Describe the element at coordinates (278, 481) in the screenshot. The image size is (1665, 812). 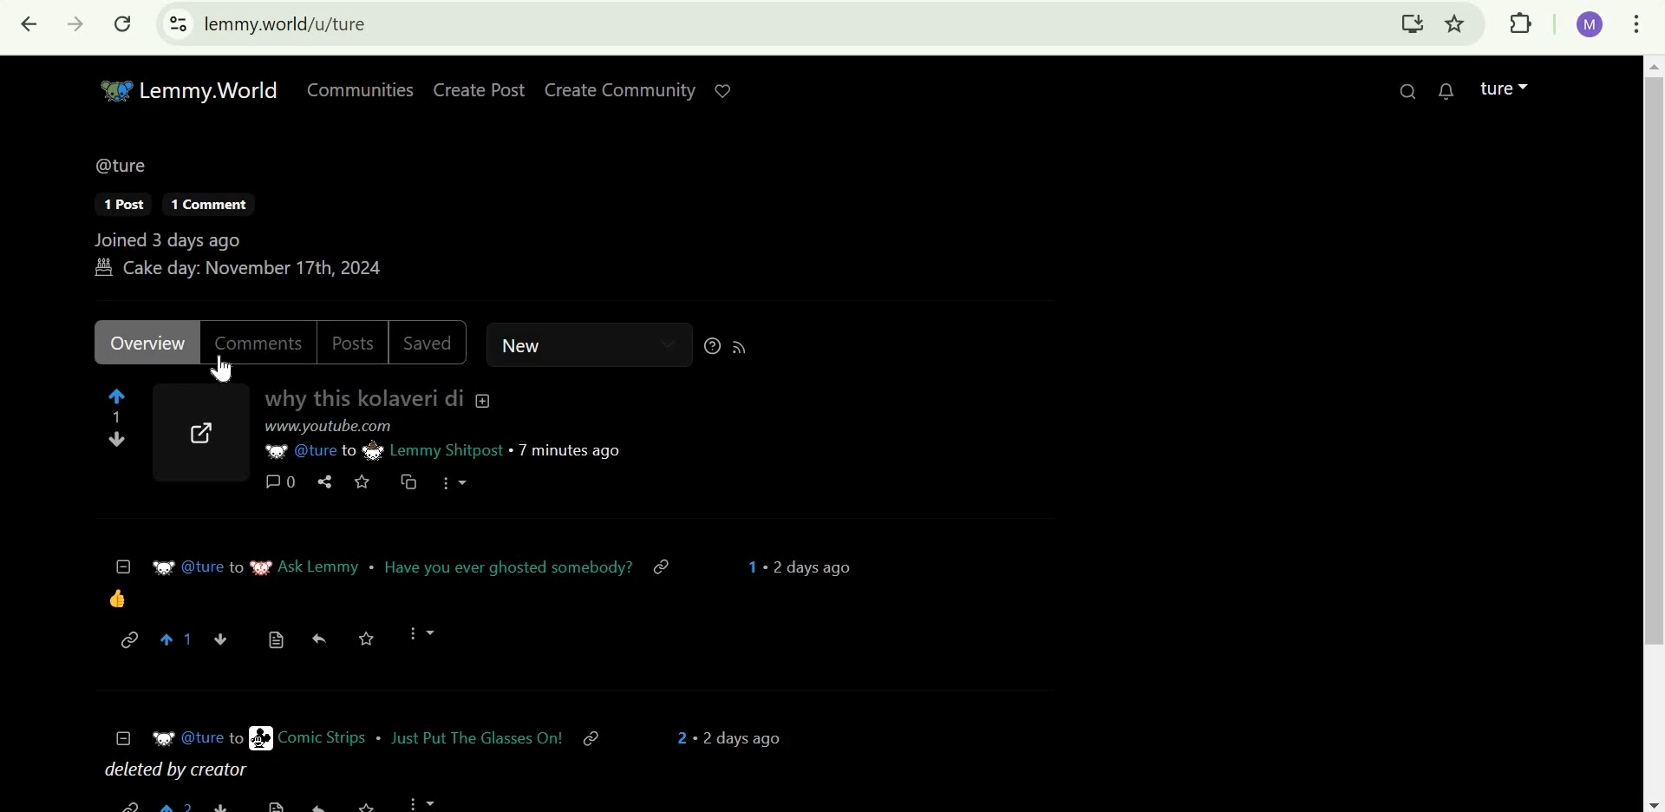
I see `0 comments` at that location.